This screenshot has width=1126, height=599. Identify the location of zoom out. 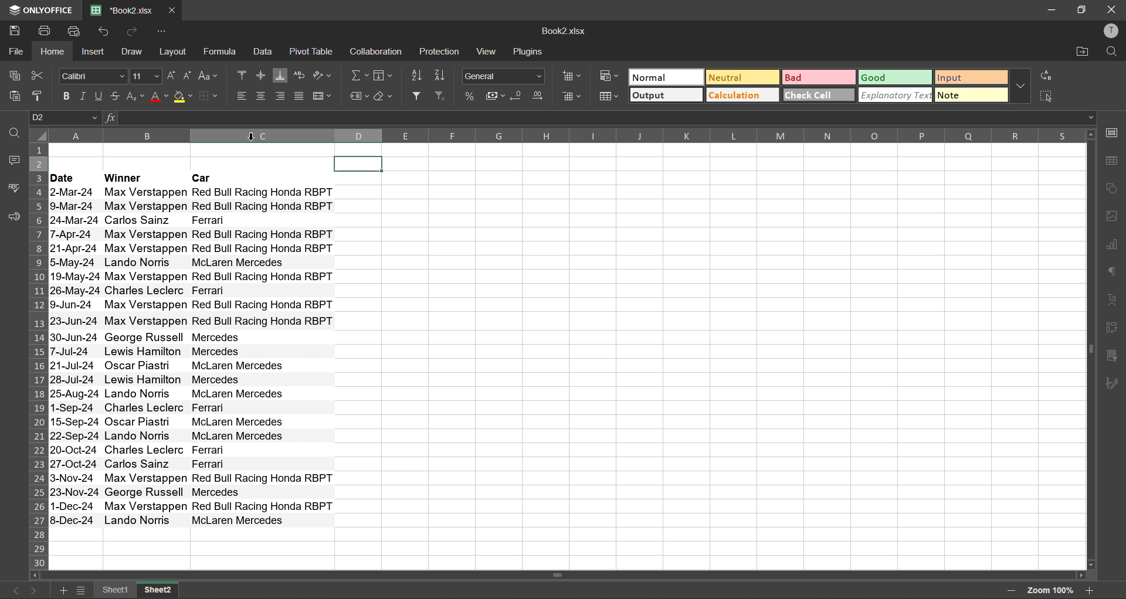
(1009, 590).